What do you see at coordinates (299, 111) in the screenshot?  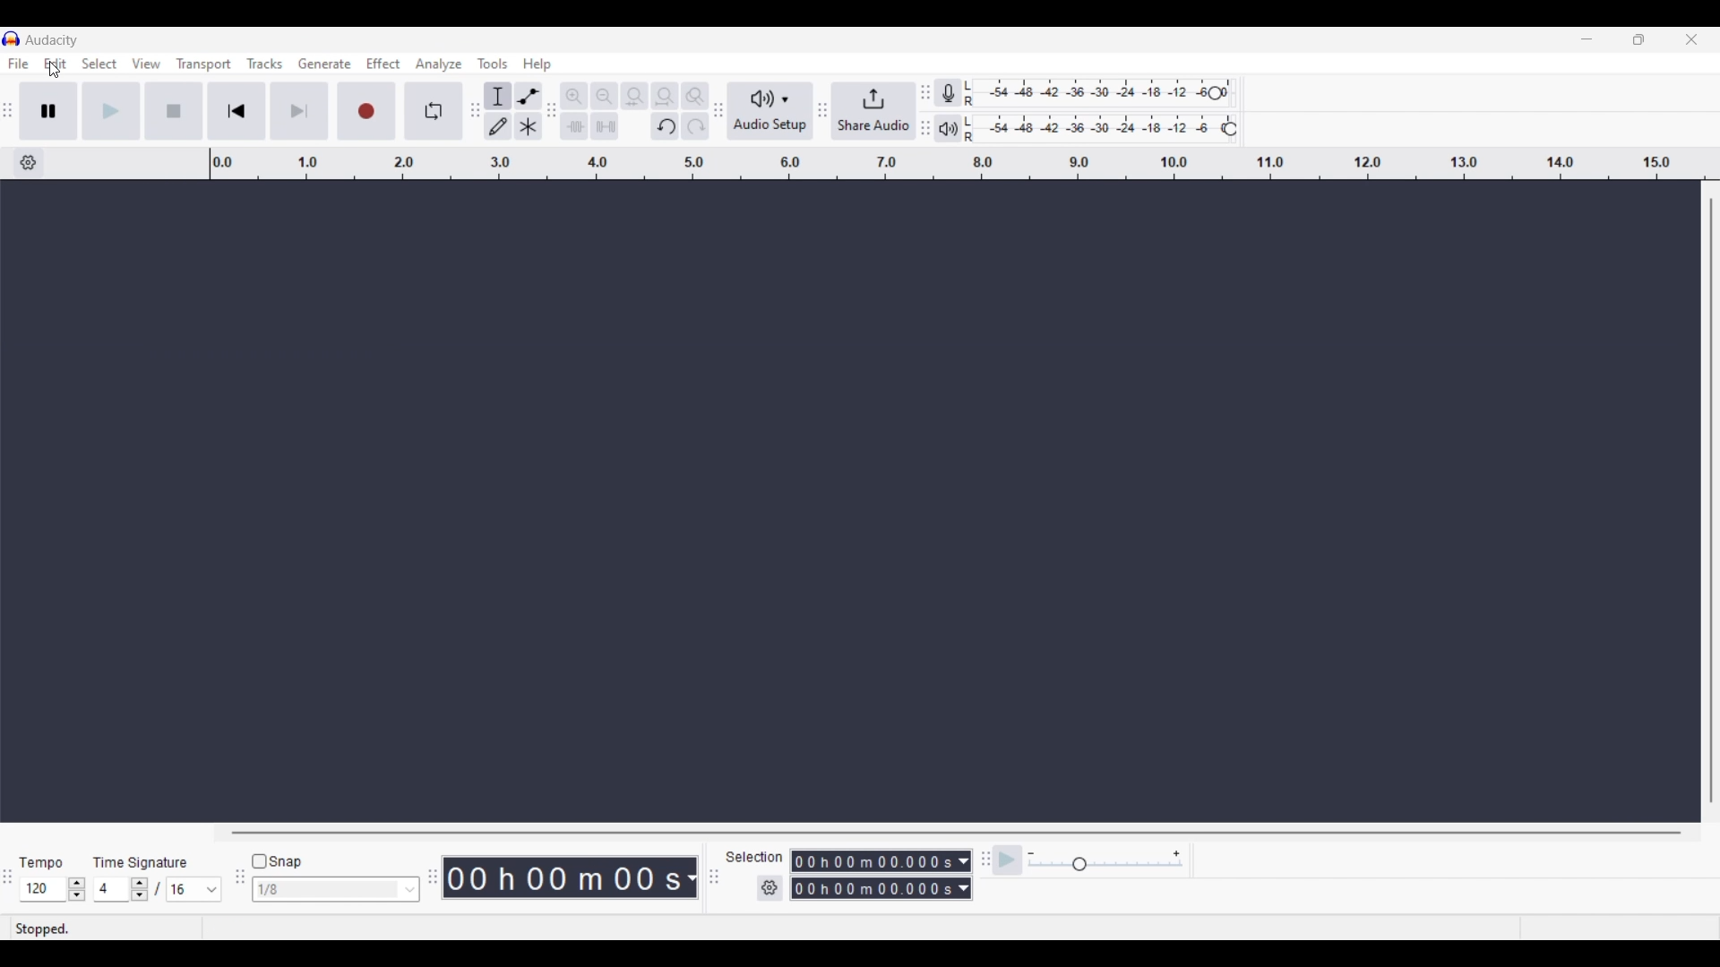 I see `Skip to end/Select to end` at bounding box center [299, 111].